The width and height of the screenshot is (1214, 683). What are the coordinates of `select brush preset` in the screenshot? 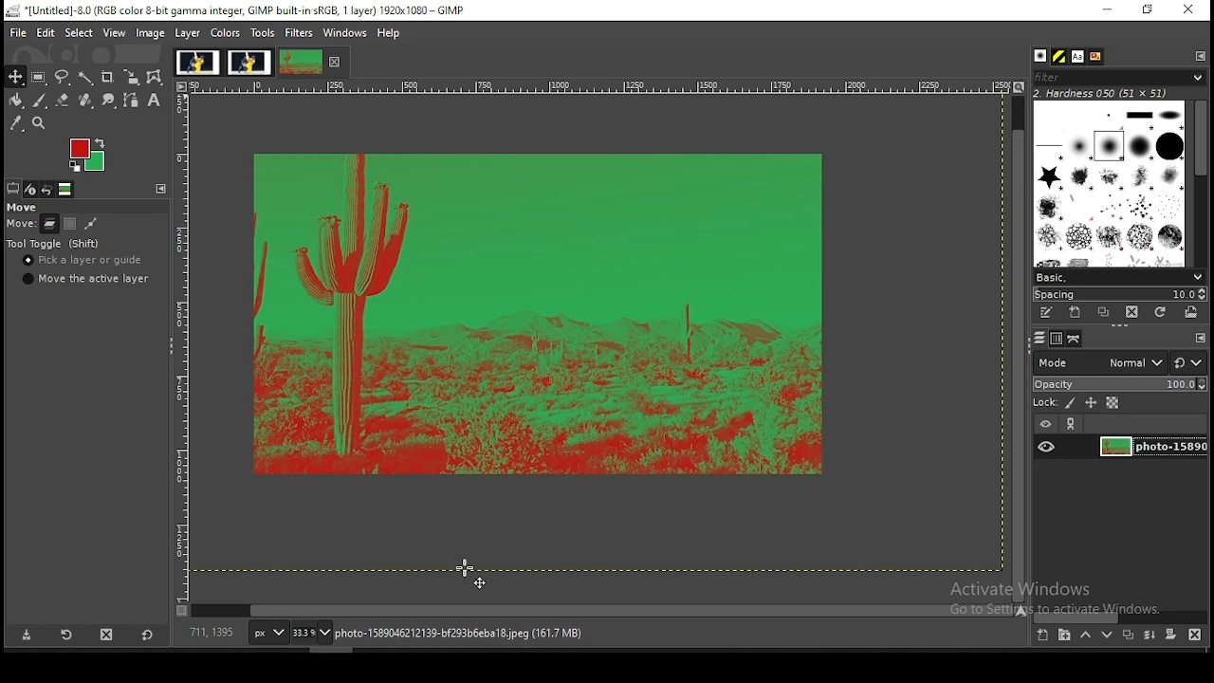 It's located at (1117, 276).